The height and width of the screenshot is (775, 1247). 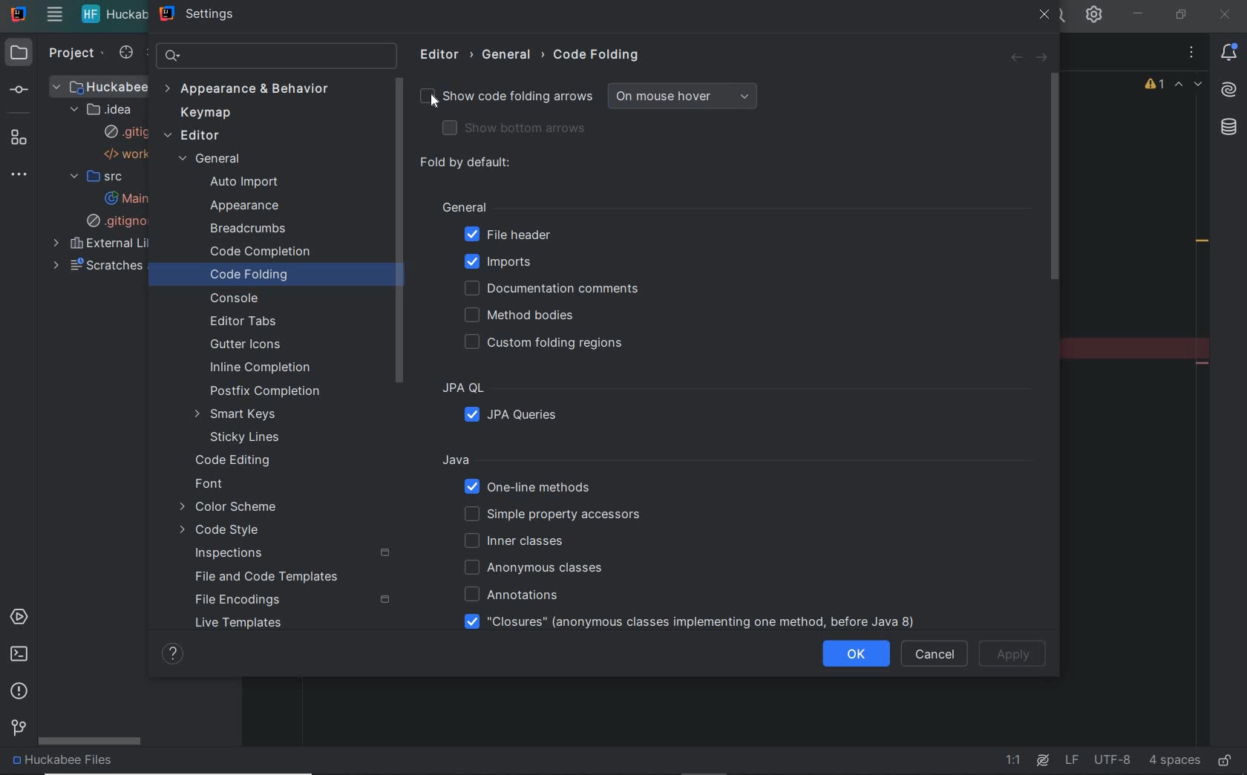 What do you see at coordinates (1047, 16) in the screenshot?
I see `close` at bounding box center [1047, 16].